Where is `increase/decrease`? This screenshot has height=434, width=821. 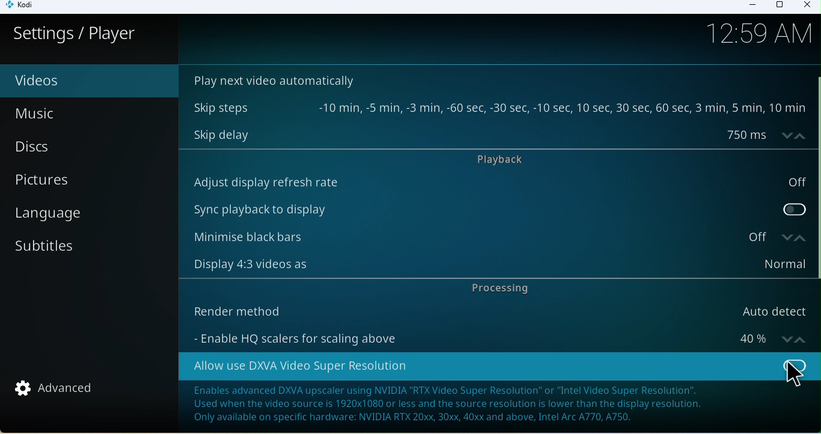 increase/decrease is located at coordinates (796, 337).